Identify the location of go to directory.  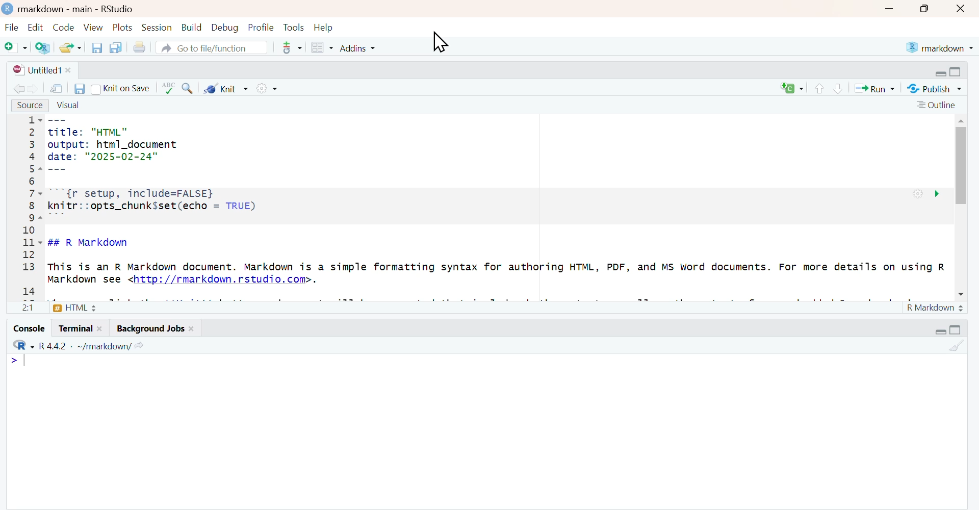
(139, 346).